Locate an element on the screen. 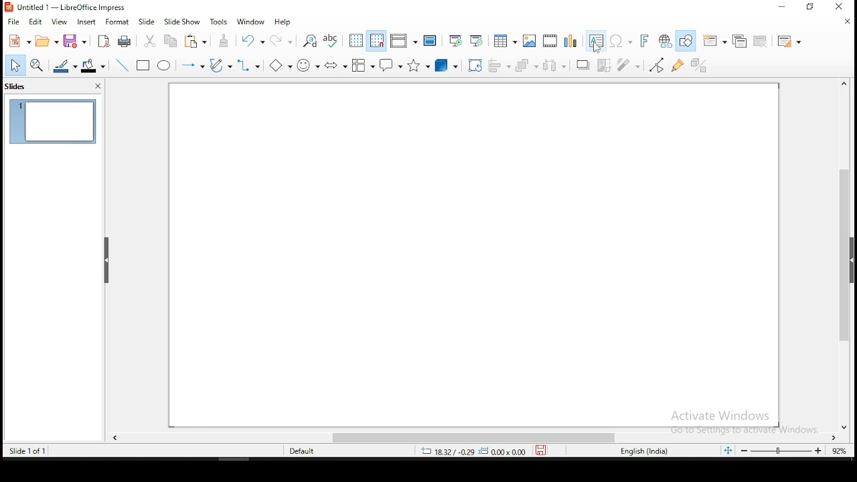 The width and height of the screenshot is (857, 482). charts is located at coordinates (571, 40).